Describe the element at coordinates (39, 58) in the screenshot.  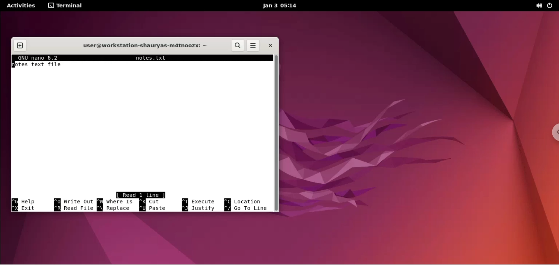
I see `GNU nano 6.2` at that location.